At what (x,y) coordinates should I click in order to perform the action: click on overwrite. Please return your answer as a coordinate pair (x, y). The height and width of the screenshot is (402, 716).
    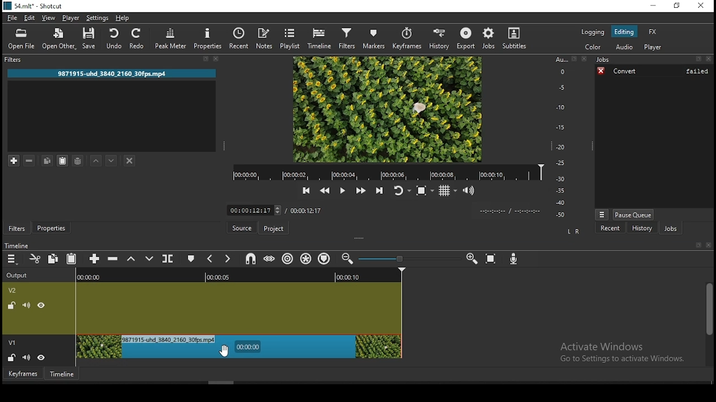
    Looking at the image, I should click on (149, 257).